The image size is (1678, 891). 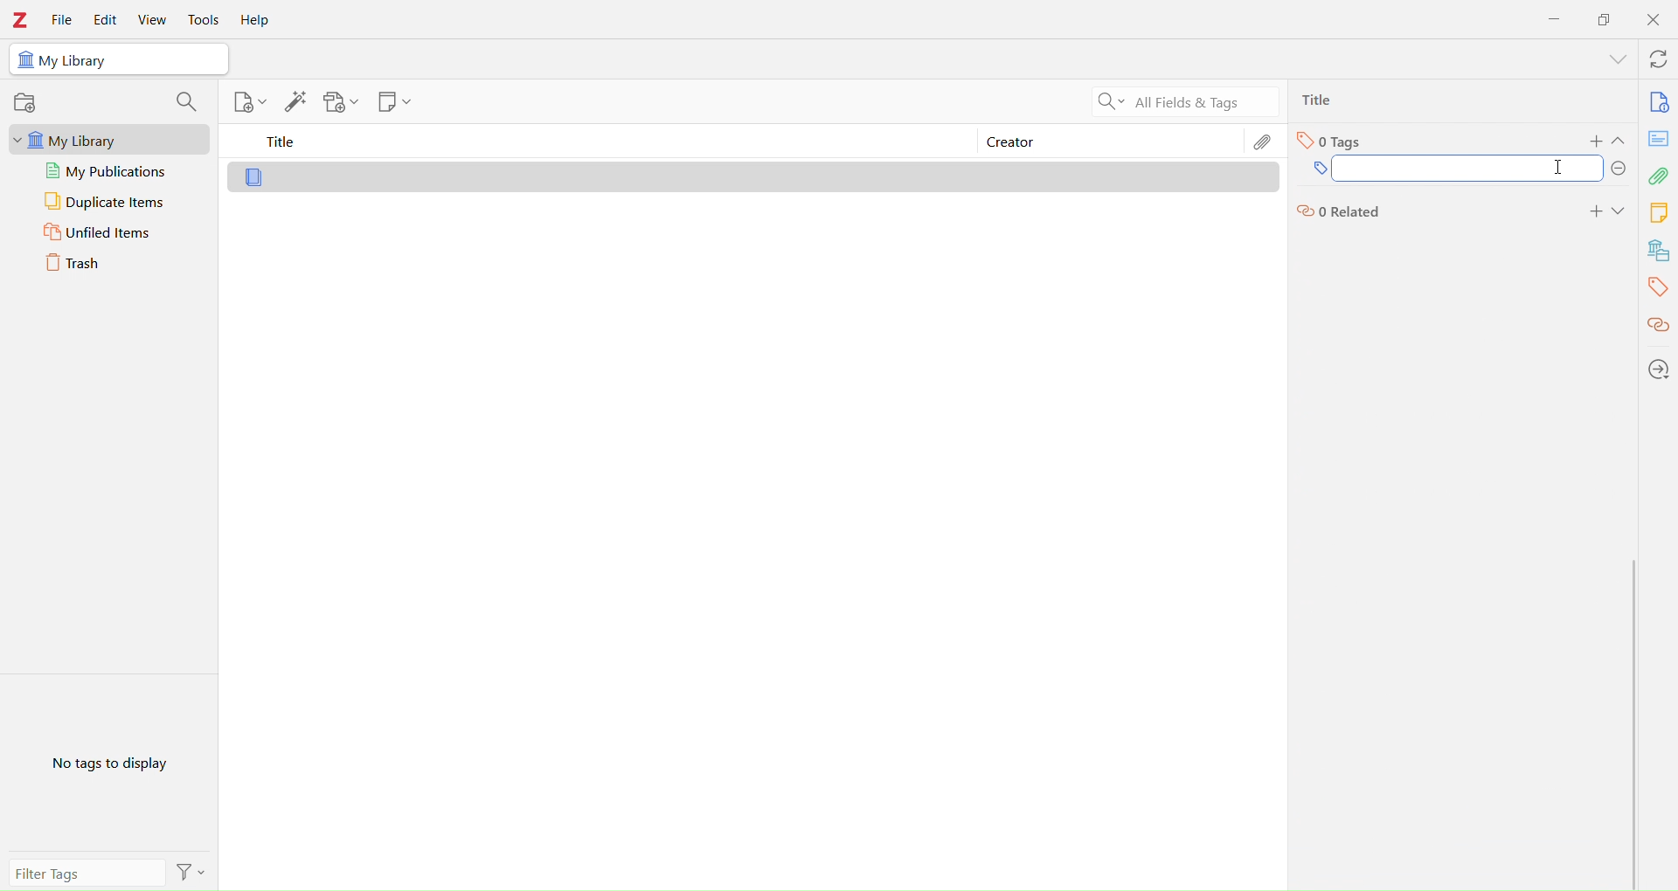 What do you see at coordinates (107, 170) in the screenshot?
I see `My publications` at bounding box center [107, 170].